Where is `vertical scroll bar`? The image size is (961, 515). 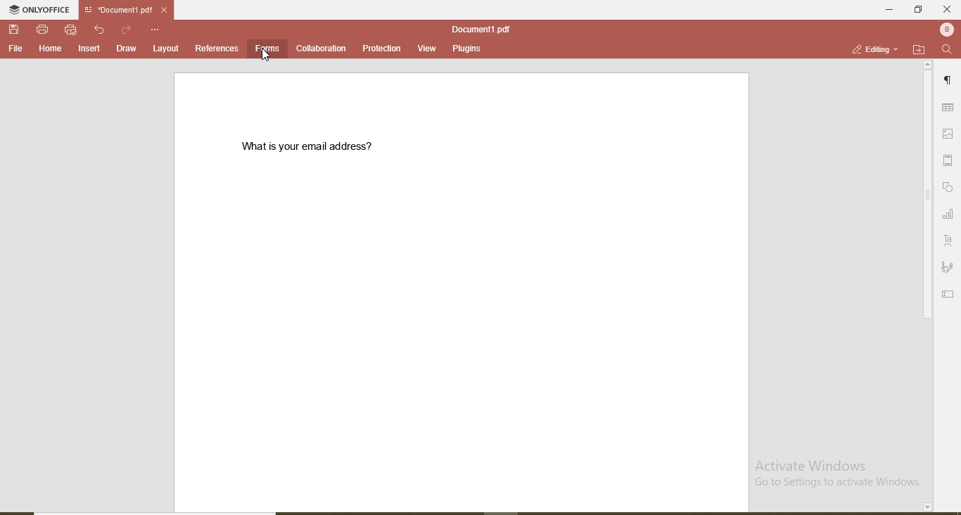 vertical scroll bar is located at coordinates (926, 197).